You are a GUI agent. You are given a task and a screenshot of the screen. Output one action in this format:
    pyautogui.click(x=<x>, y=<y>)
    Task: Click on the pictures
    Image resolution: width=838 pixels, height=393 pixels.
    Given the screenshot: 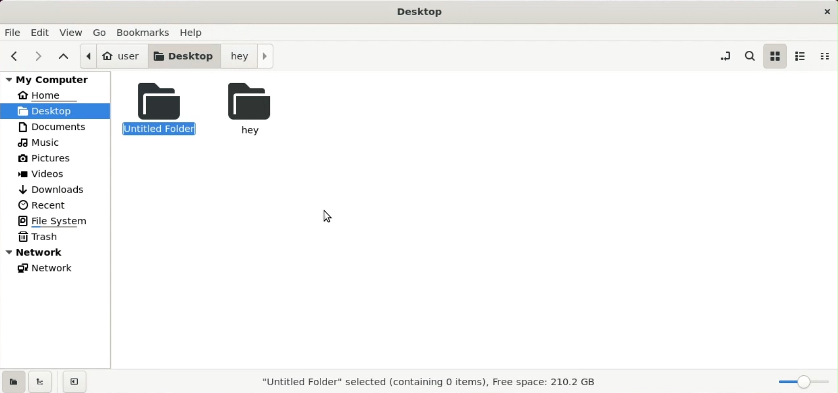 What is the action you would take?
    pyautogui.click(x=44, y=158)
    